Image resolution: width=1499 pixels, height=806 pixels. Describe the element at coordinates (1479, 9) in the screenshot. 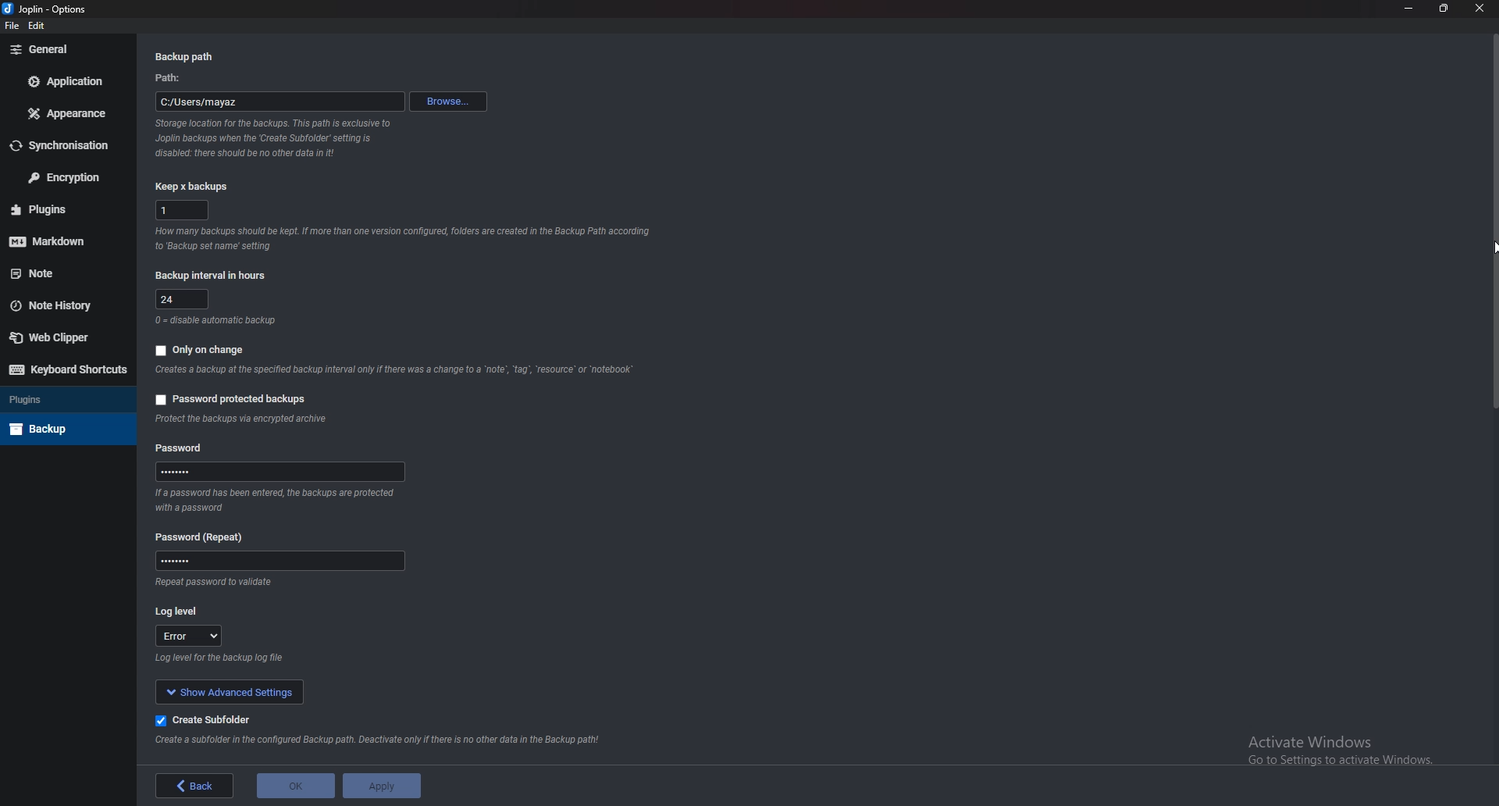

I see `close` at that location.